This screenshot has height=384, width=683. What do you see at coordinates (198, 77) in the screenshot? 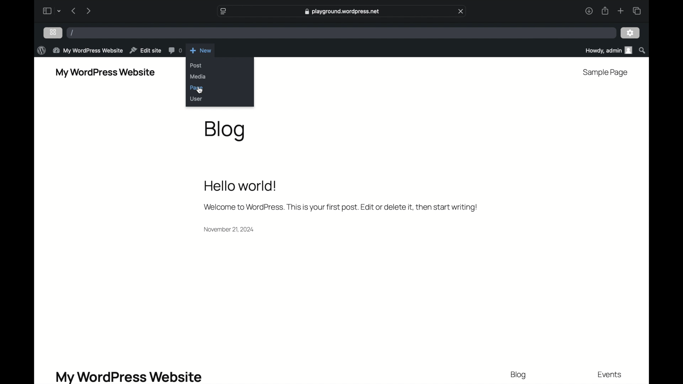
I see `media` at bounding box center [198, 77].